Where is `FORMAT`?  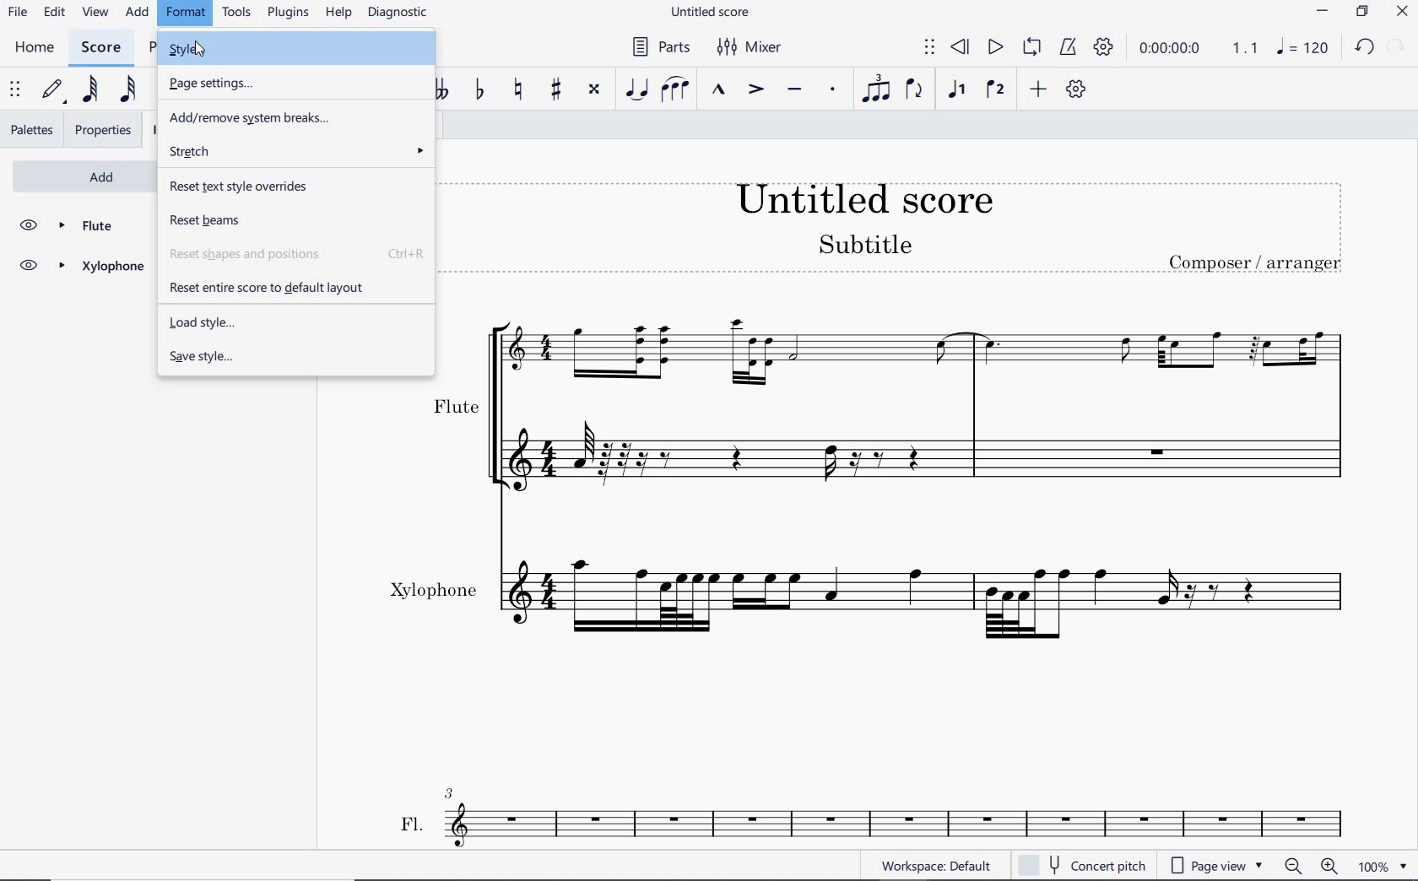 FORMAT is located at coordinates (187, 14).